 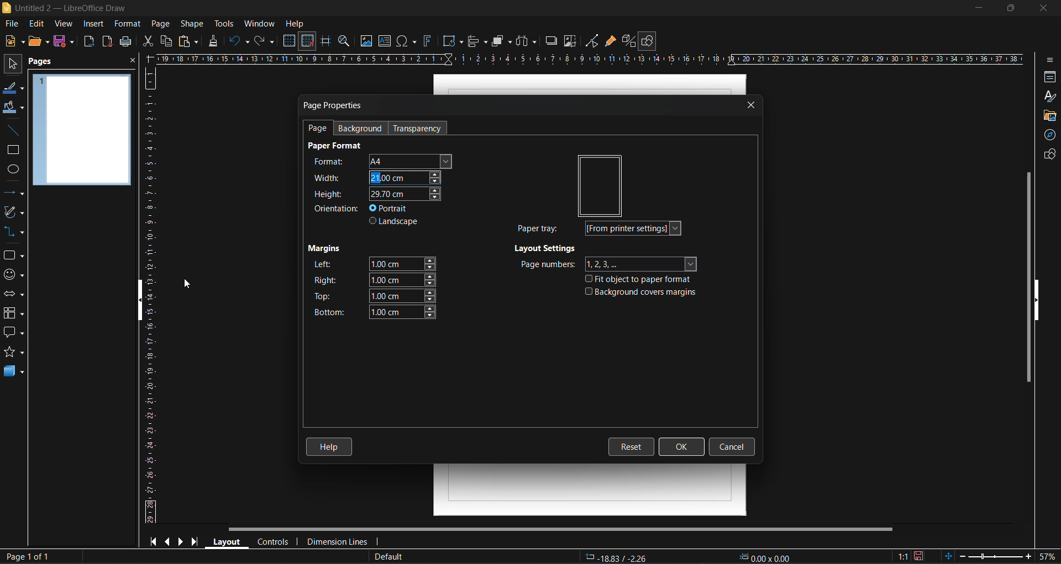 I want to click on rectangle, so click(x=13, y=151).